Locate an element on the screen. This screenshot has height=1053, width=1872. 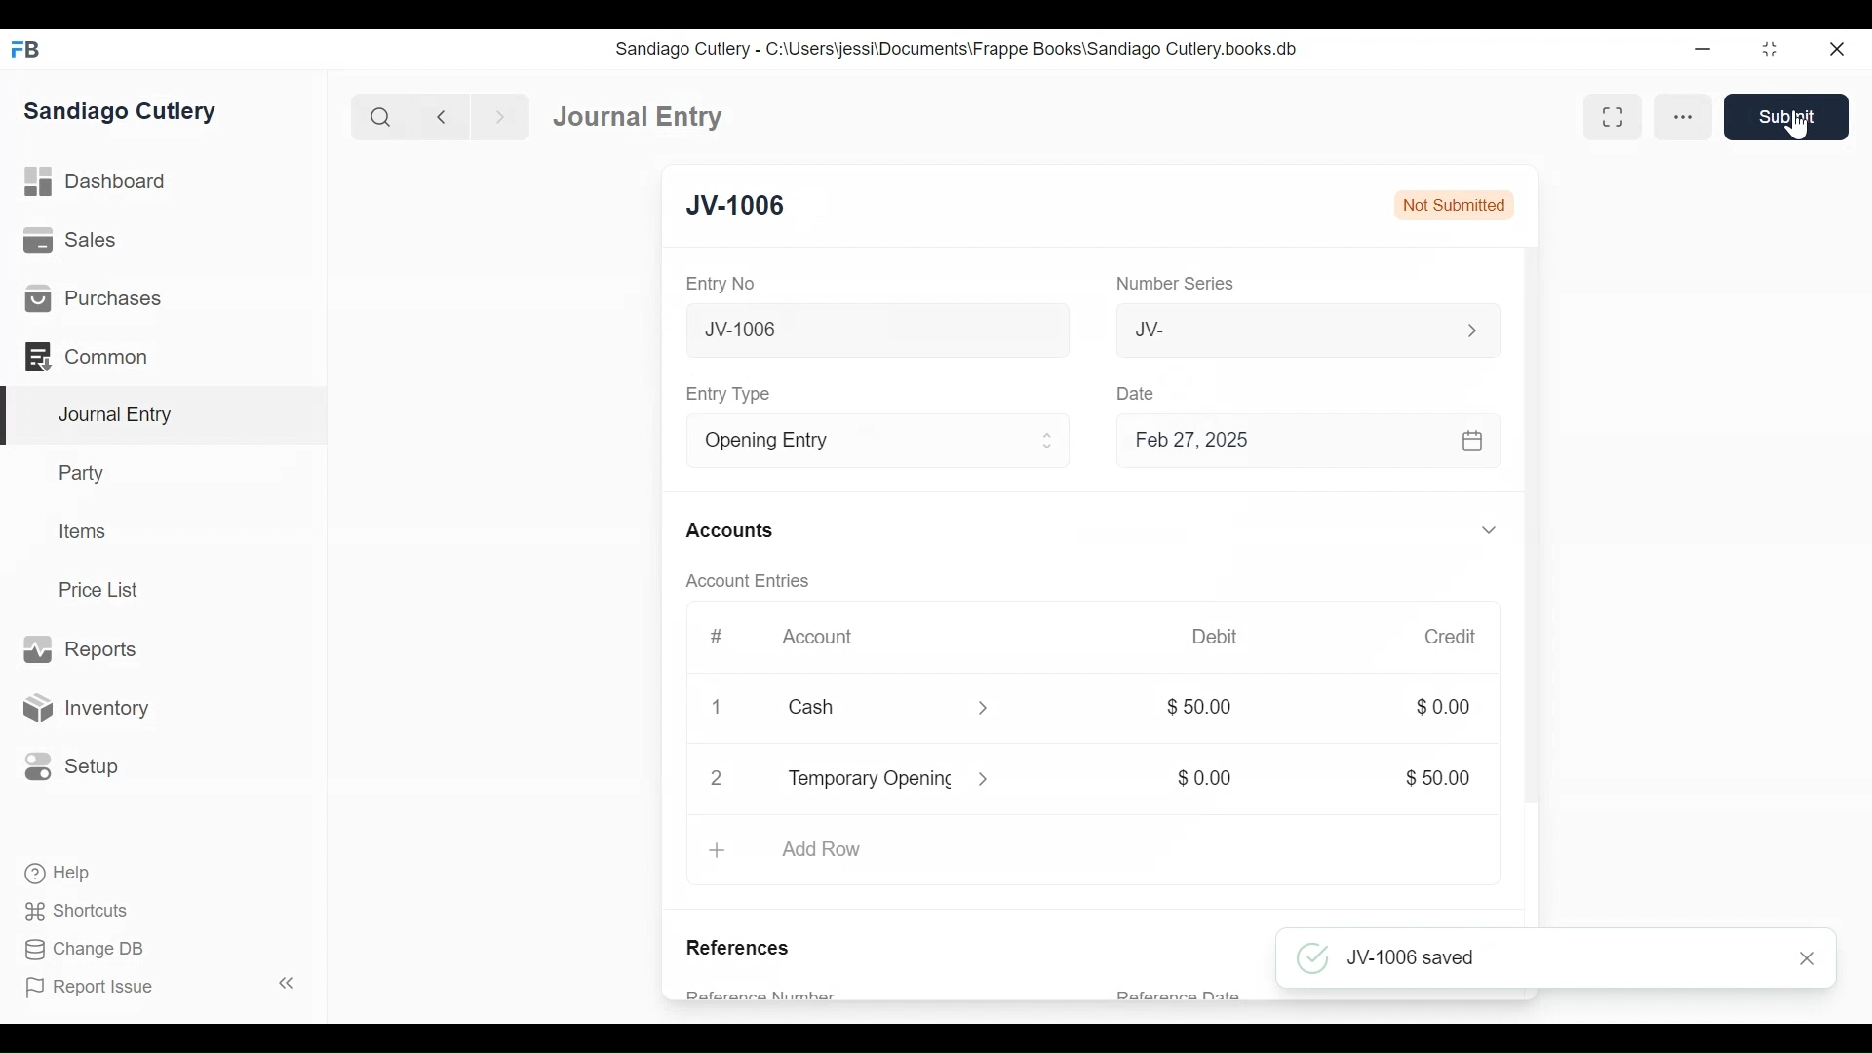
Help is located at coordinates (59, 874).